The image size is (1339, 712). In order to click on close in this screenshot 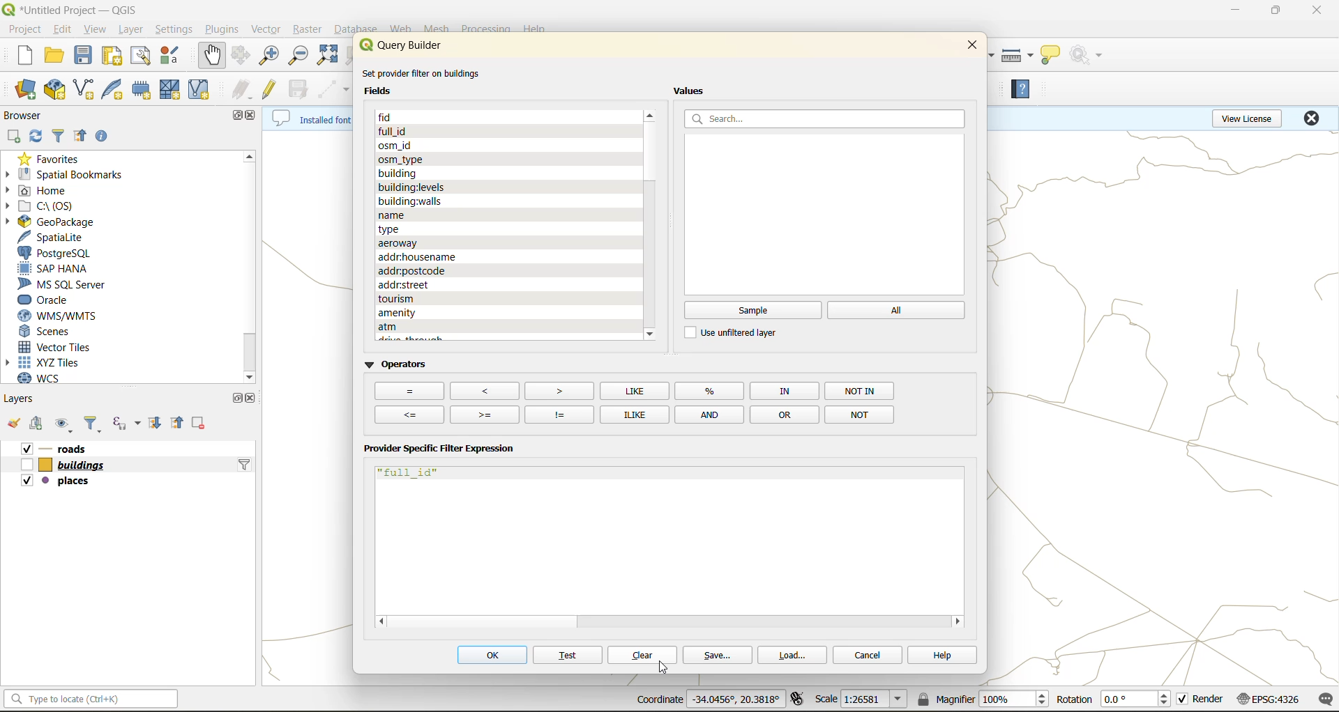, I will do `click(255, 114)`.